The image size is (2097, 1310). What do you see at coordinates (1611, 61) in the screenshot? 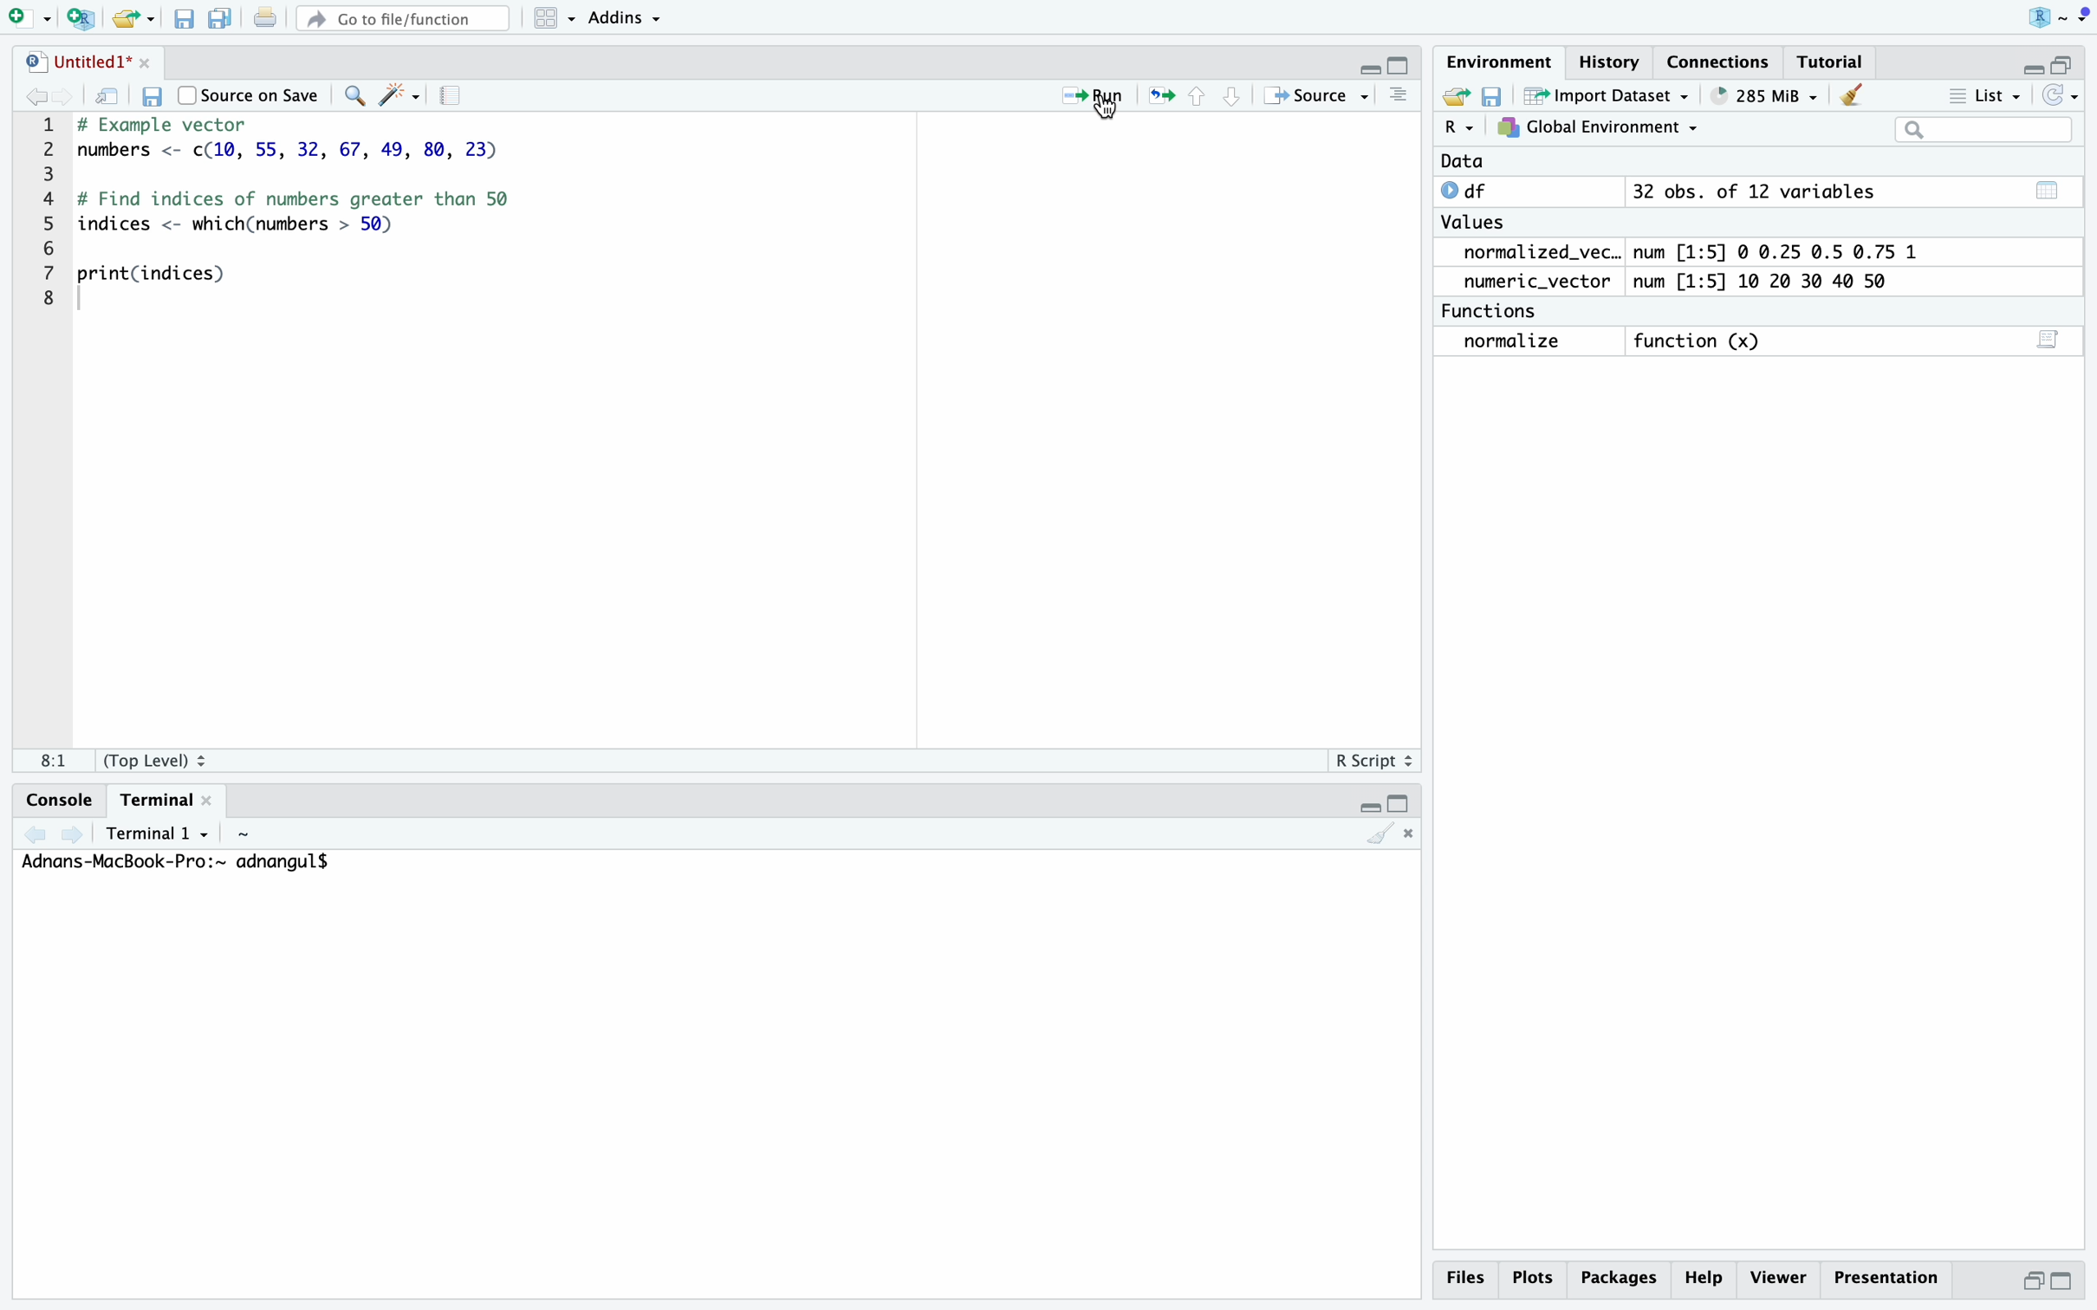
I see `History` at bounding box center [1611, 61].